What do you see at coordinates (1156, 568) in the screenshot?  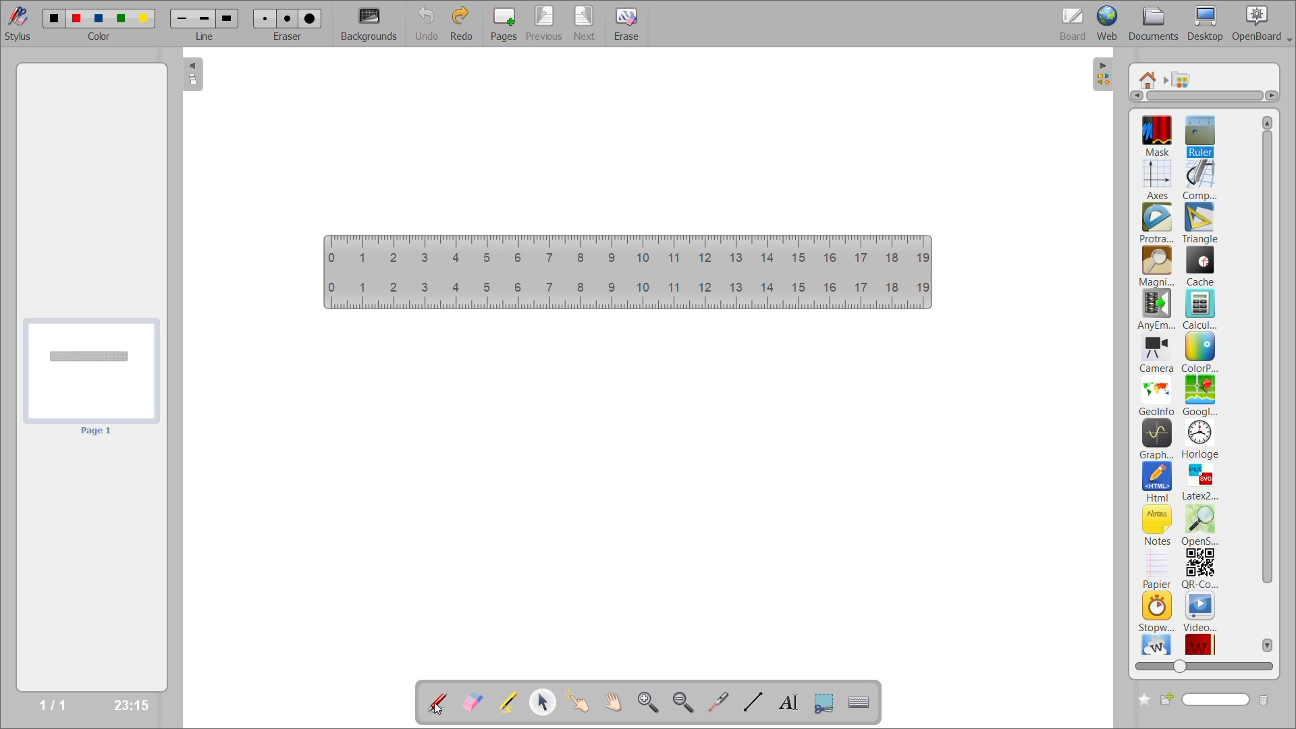 I see `papier` at bounding box center [1156, 568].